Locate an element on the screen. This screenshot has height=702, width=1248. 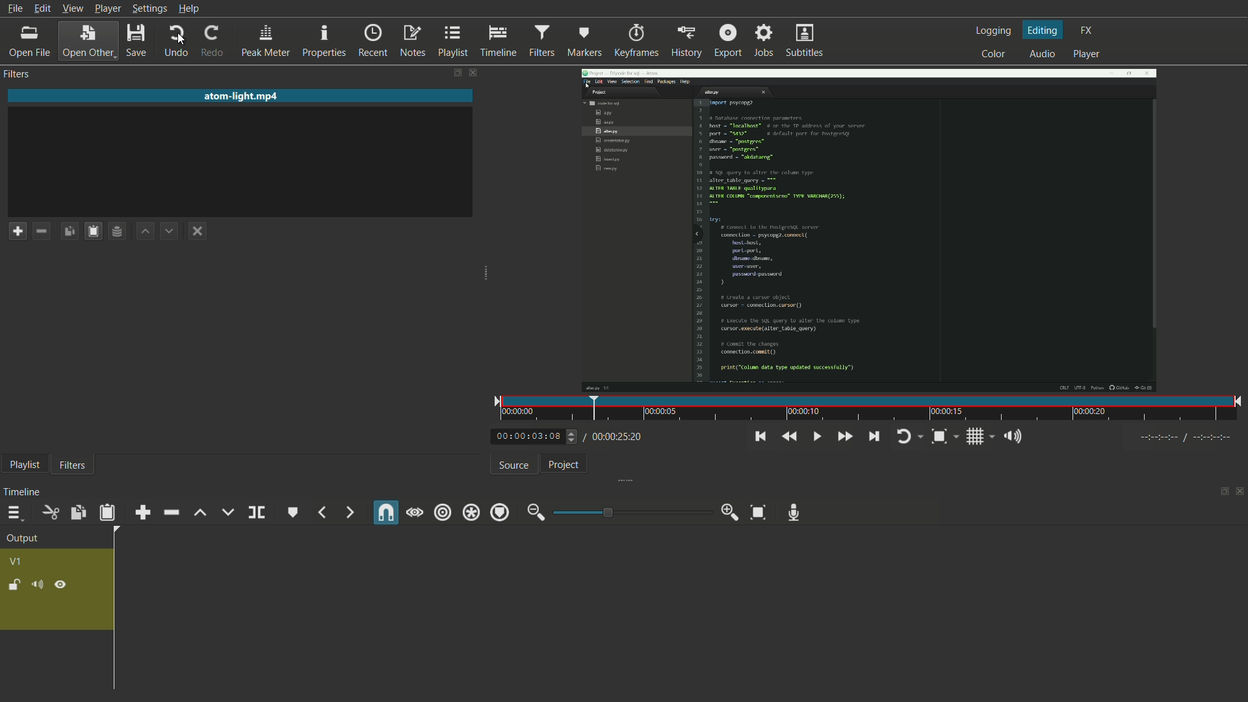
notes is located at coordinates (415, 42).